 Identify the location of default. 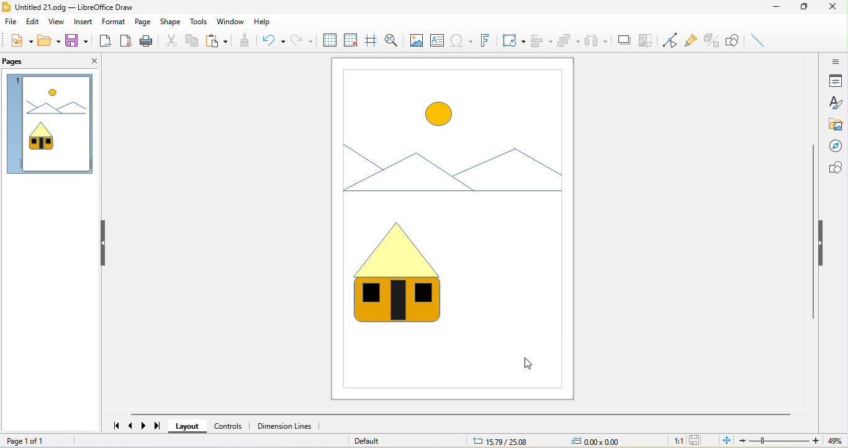
(368, 441).